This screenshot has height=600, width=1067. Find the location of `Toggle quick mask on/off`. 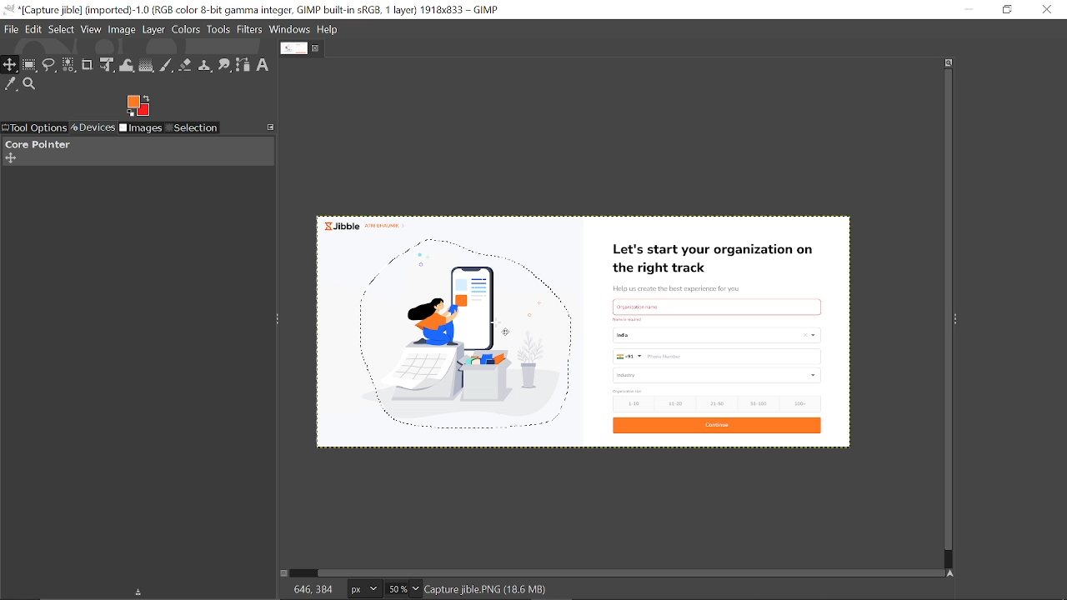

Toggle quick mask on/off is located at coordinates (283, 573).